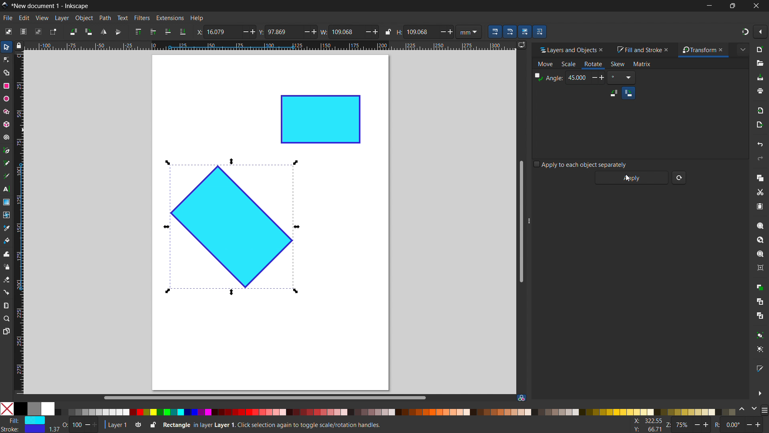 The height and width of the screenshot is (433, 769). Describe the element at coordinates (740, 425) in the screenshot. I see `R: 0.00` at that location.